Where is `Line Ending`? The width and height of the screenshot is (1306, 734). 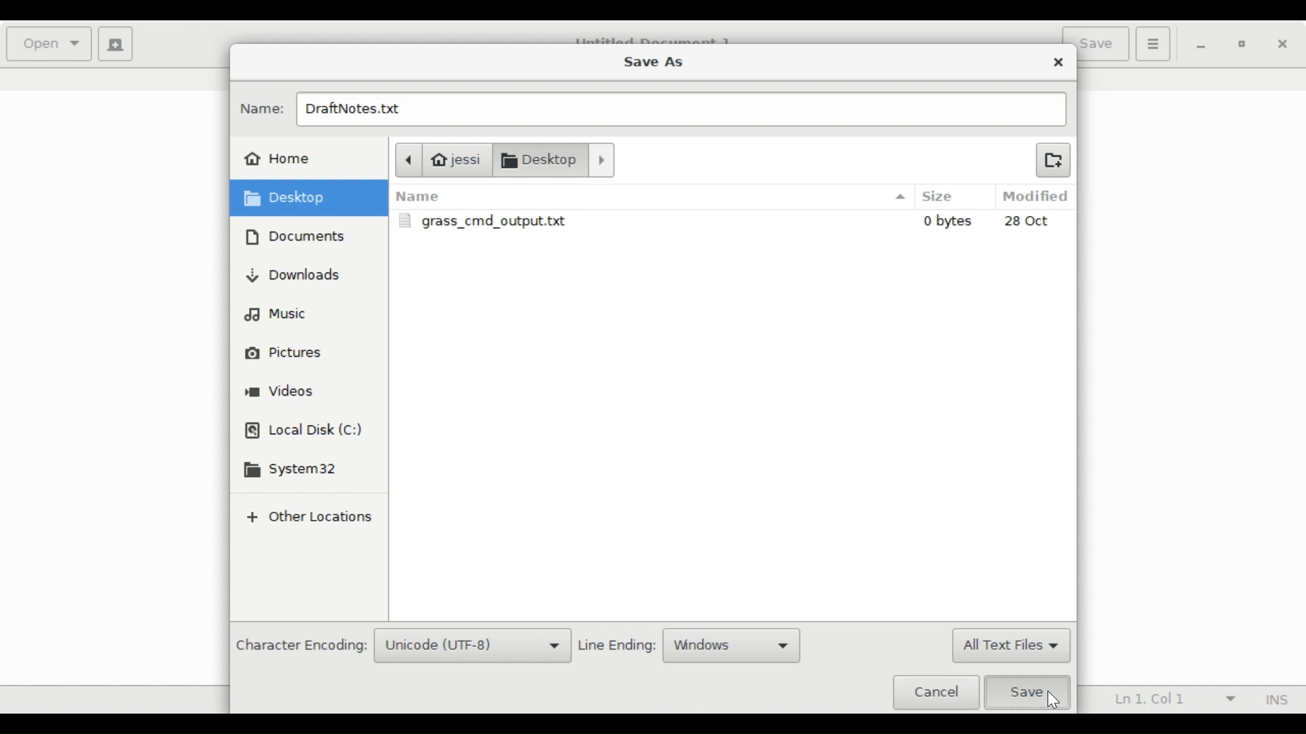 Line Ending is located at coordinates (618, 646).